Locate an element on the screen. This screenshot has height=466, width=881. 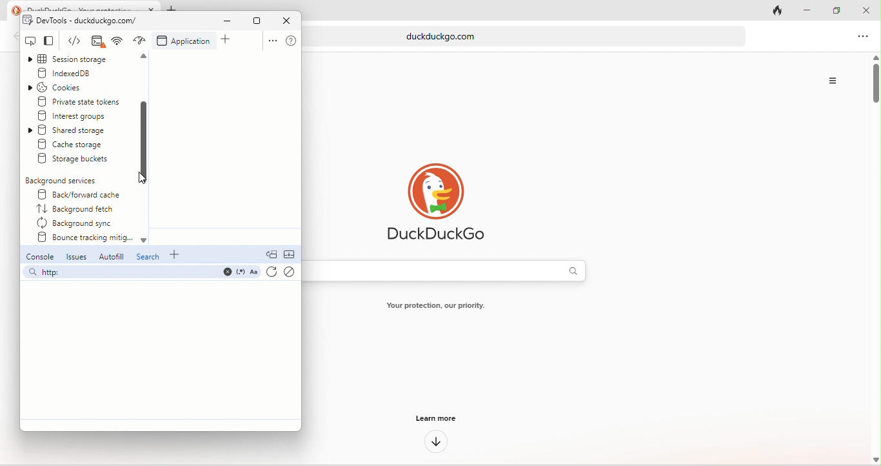
interest groups is located at coordinates (81, 116).